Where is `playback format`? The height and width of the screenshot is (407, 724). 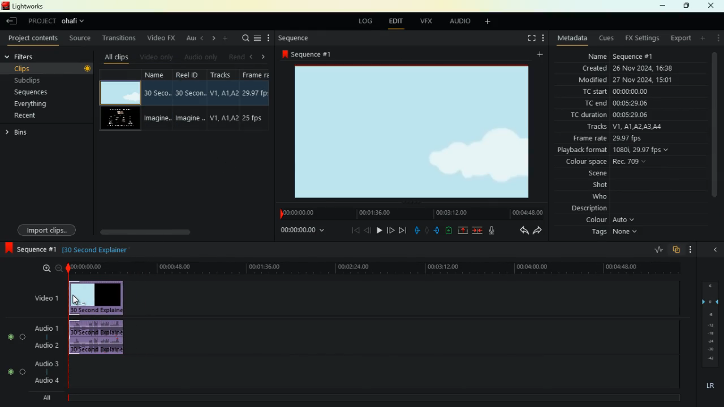
playback format is located at coordinates (613, 151).